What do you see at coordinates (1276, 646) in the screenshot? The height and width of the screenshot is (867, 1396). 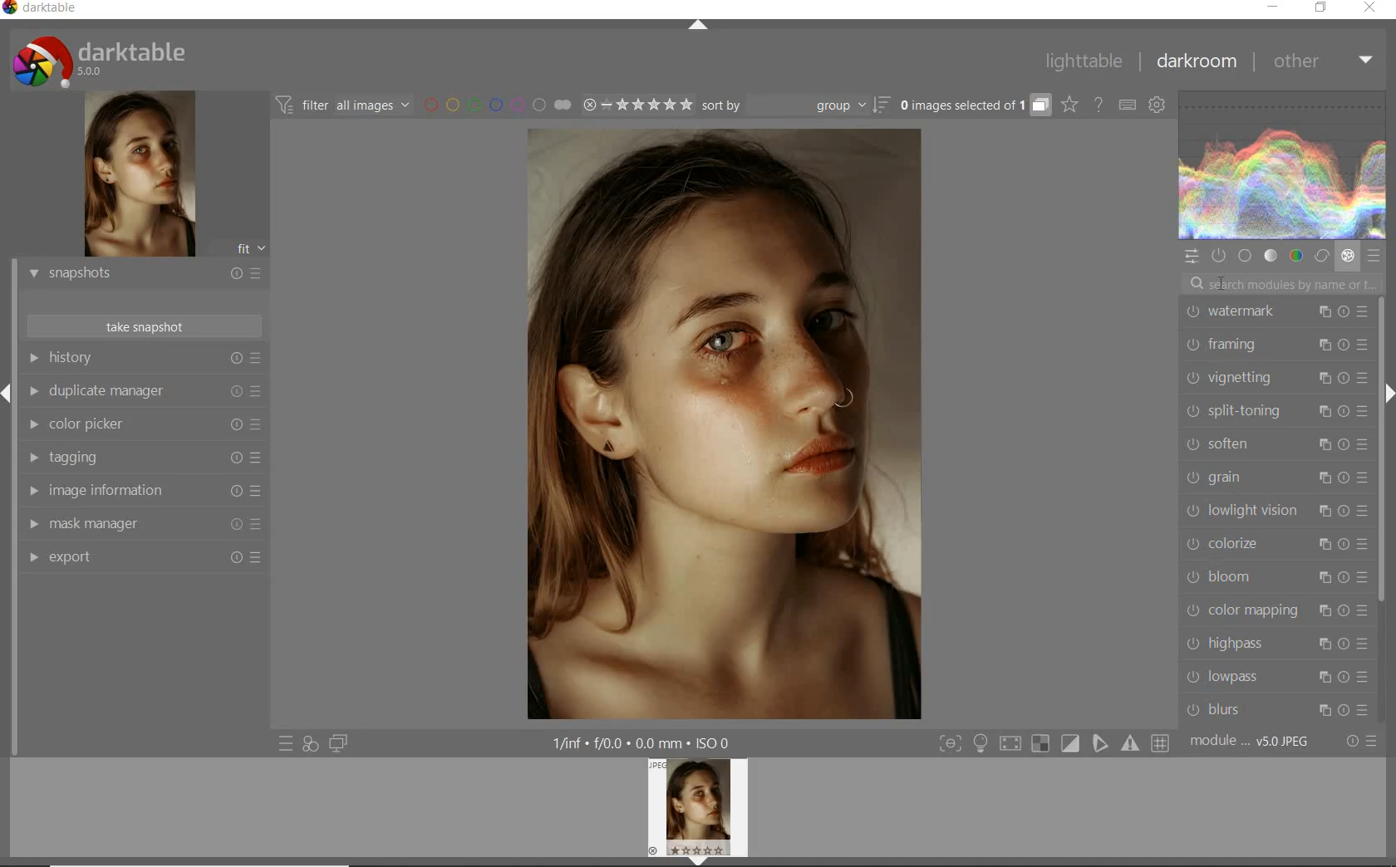 I see `highpass` at bounding box center [1276, 646].